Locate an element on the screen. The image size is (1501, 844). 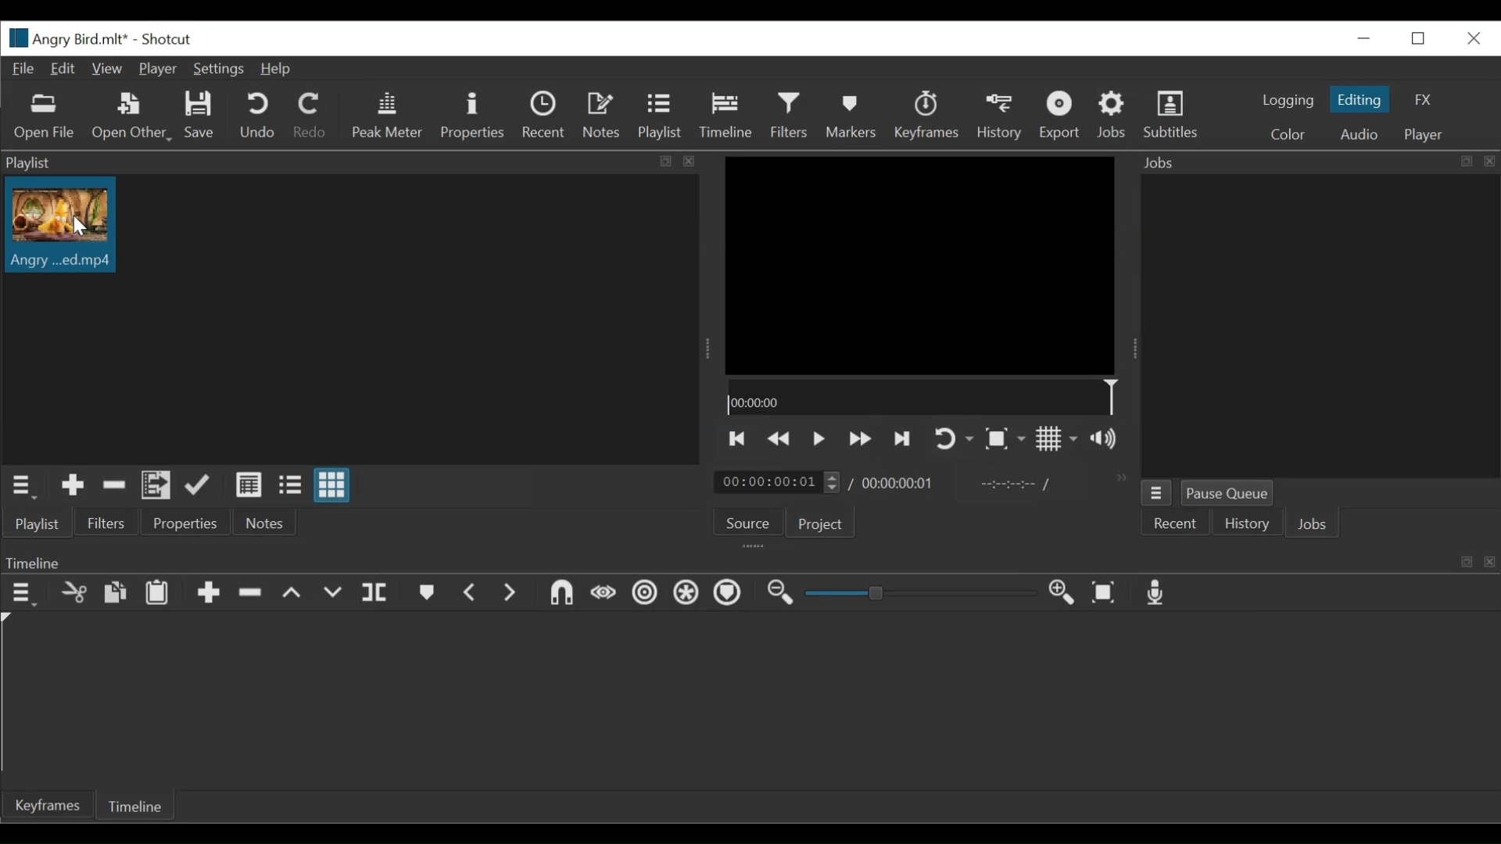
Restore is located at coordinates (1419, 38).